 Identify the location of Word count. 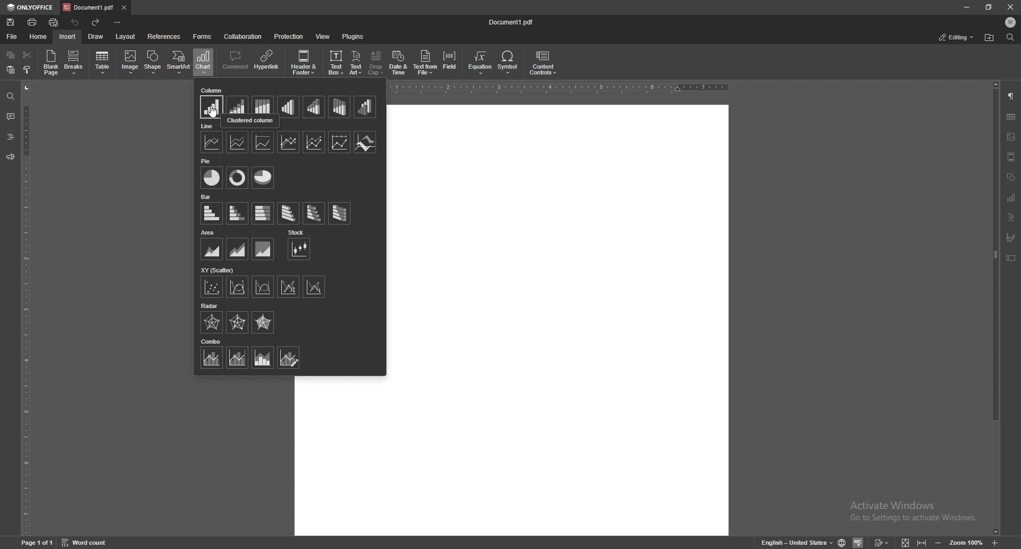
(83, 543).